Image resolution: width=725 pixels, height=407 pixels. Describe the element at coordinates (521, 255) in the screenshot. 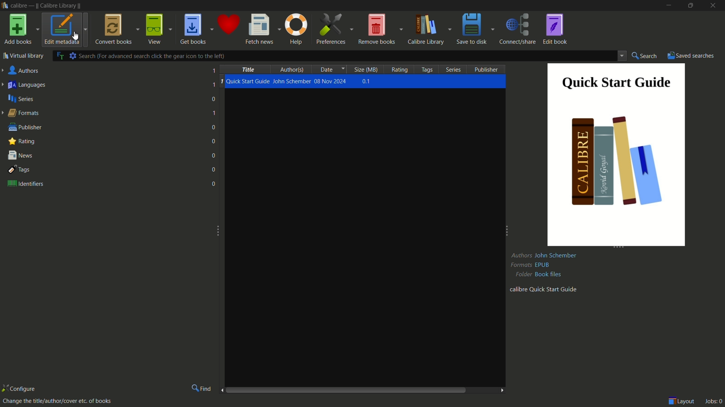

I see `Authors` at that location.